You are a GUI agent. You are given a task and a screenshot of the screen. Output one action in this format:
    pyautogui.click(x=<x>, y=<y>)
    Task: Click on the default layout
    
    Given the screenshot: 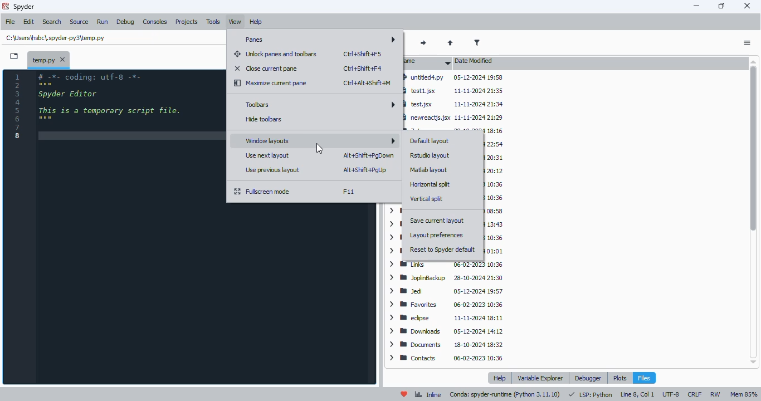 What is the action you would take?
    pyautogui.click(x=431, y=141)
    